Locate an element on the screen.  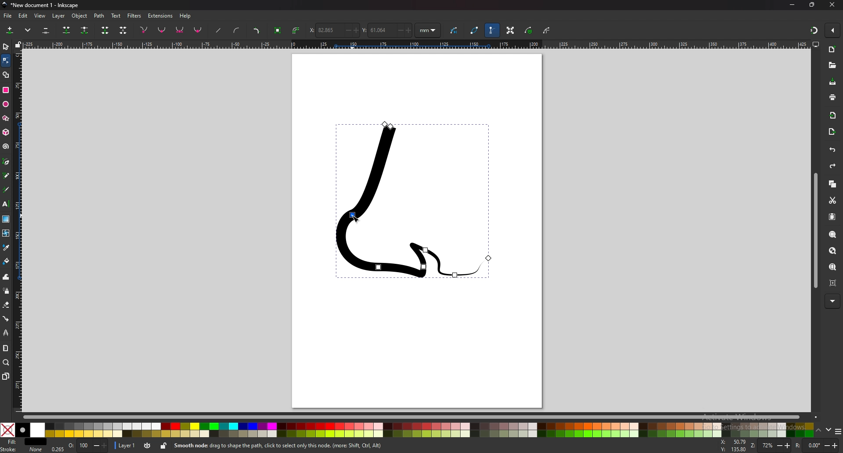
star and polygon is located at coordinates (6, 119).